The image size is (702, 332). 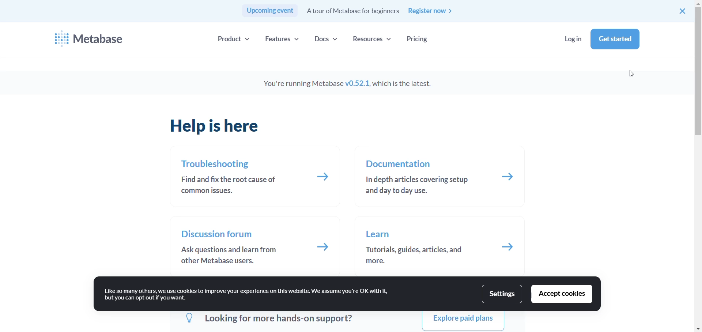 I want to click on paid plans button, so click(x=462, y=321).